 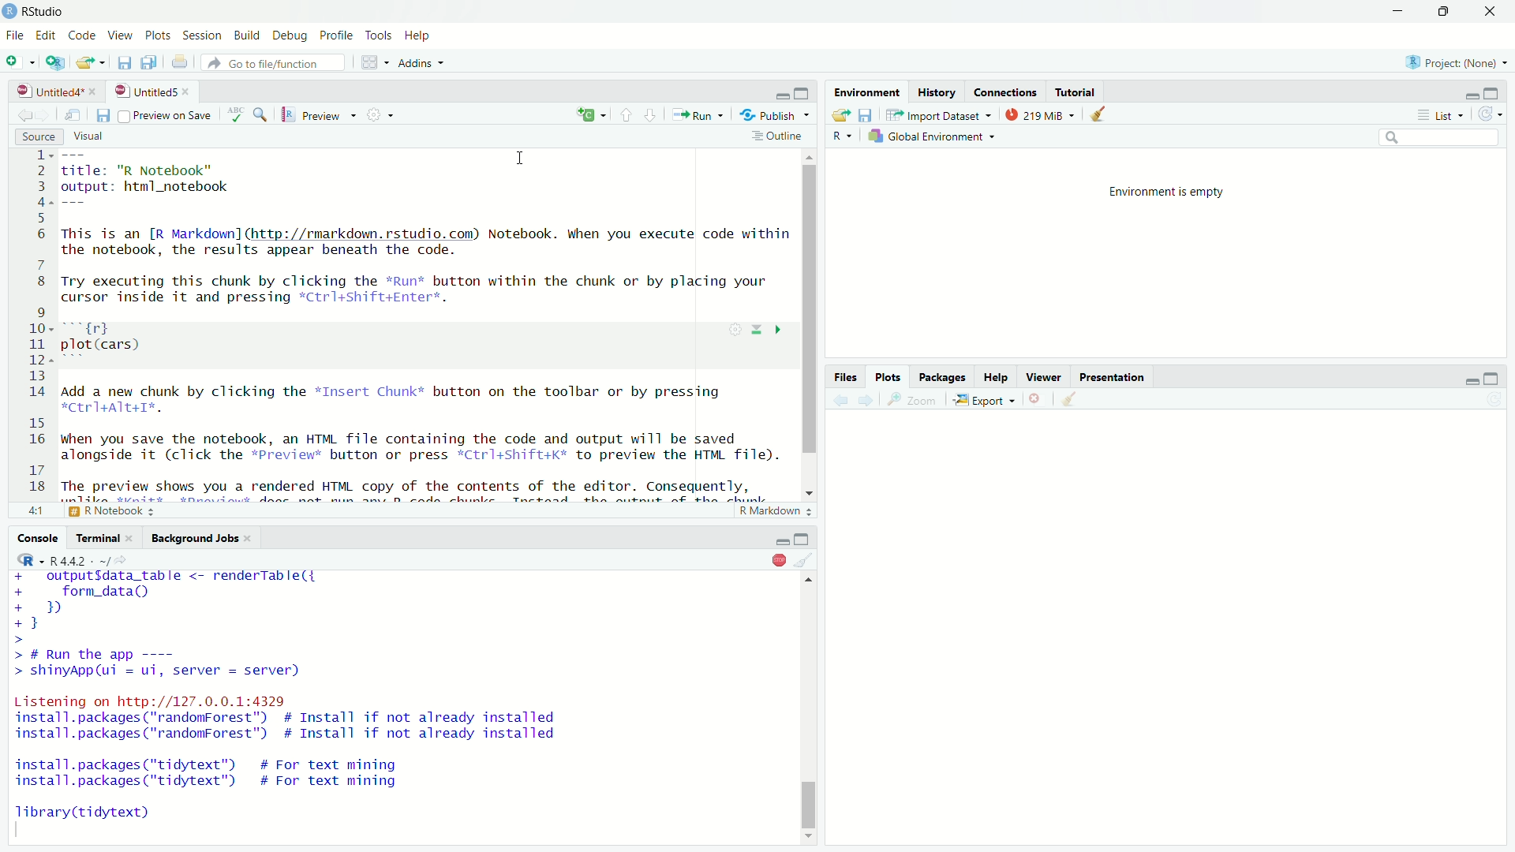 I want to click on minimize, so click(x=1469, y=377).